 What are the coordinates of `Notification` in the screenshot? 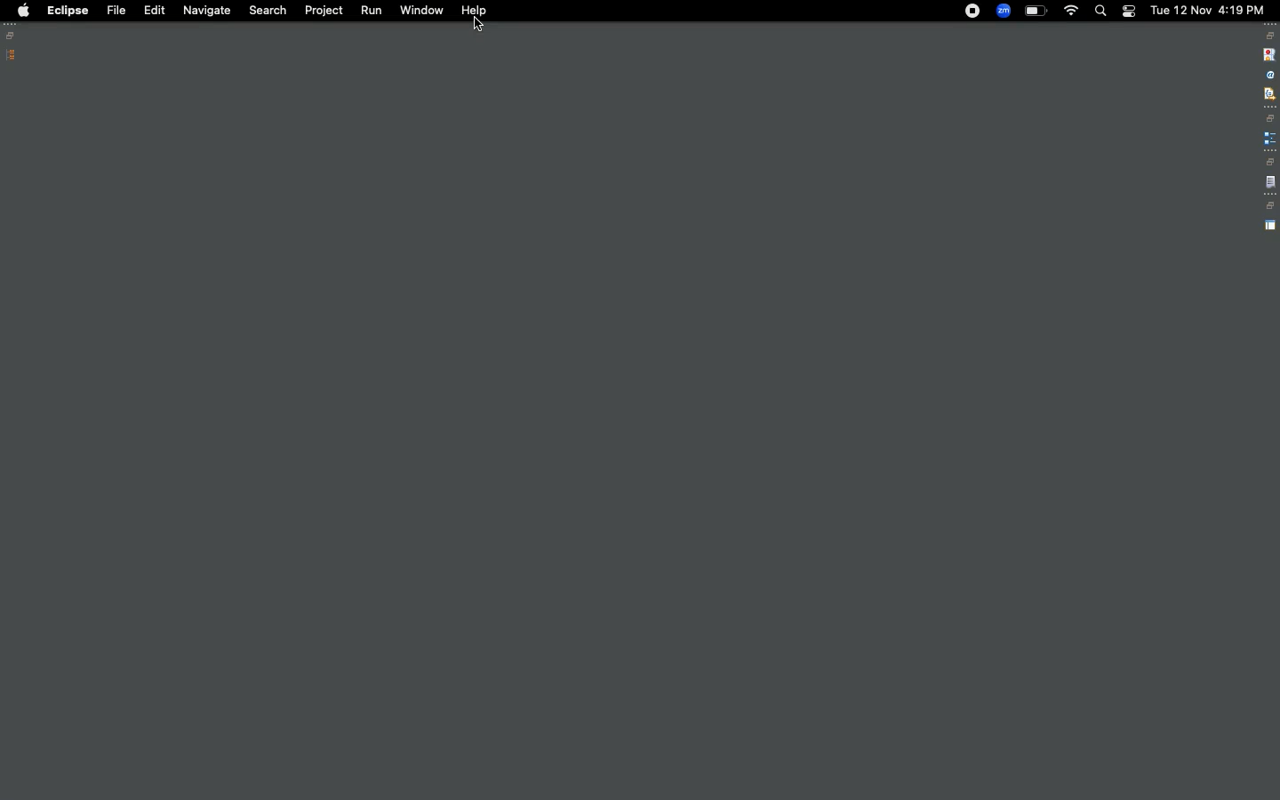 It's located at (1128, 12).